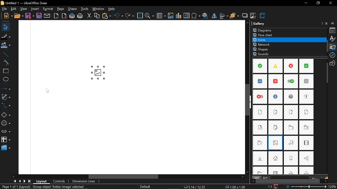  What do you see at coordinates (64, 15) in the screenshot?
I see `export as pdf` at bounding box center [64, 15].